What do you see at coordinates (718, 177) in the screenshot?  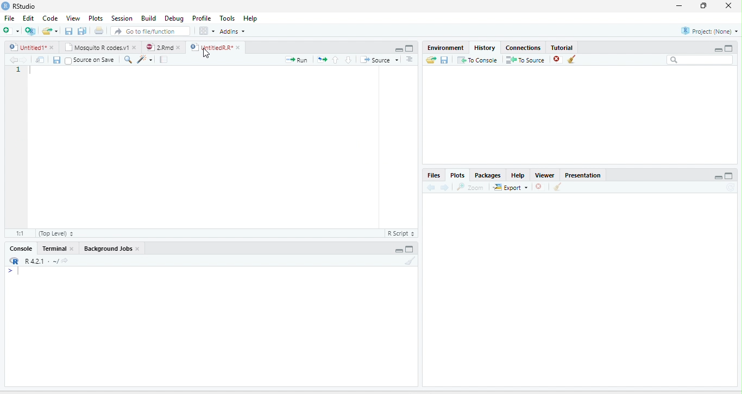 I see `Minimize` at bounding box center [718, 177].